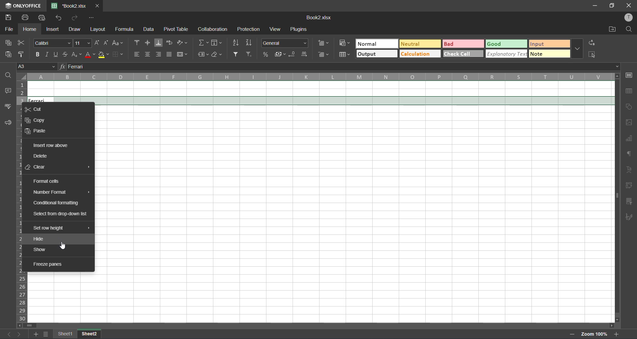 This screenshot has height=339, width=637. What do you see at coordinates (43, 18) in the screenshot?
I see `quick print` at bounding box center [43, 18].